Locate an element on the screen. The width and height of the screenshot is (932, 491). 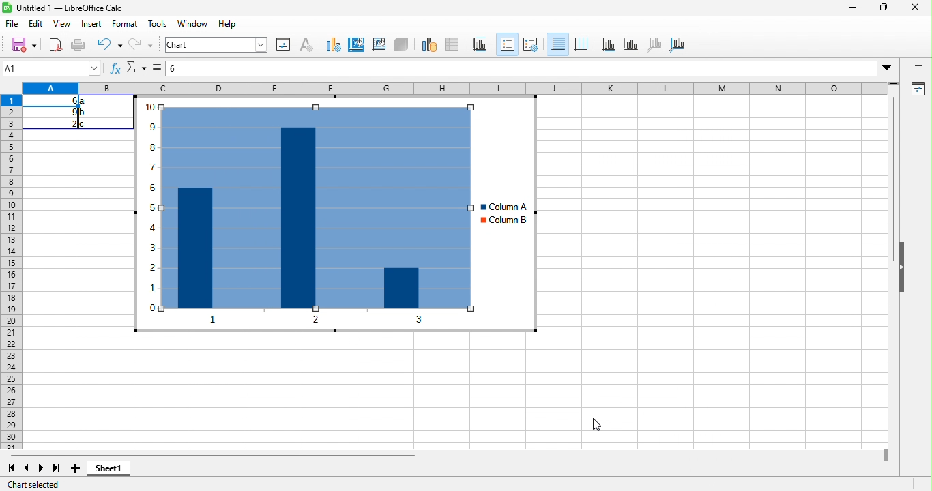
x axis is located at coordinates (351, 321).